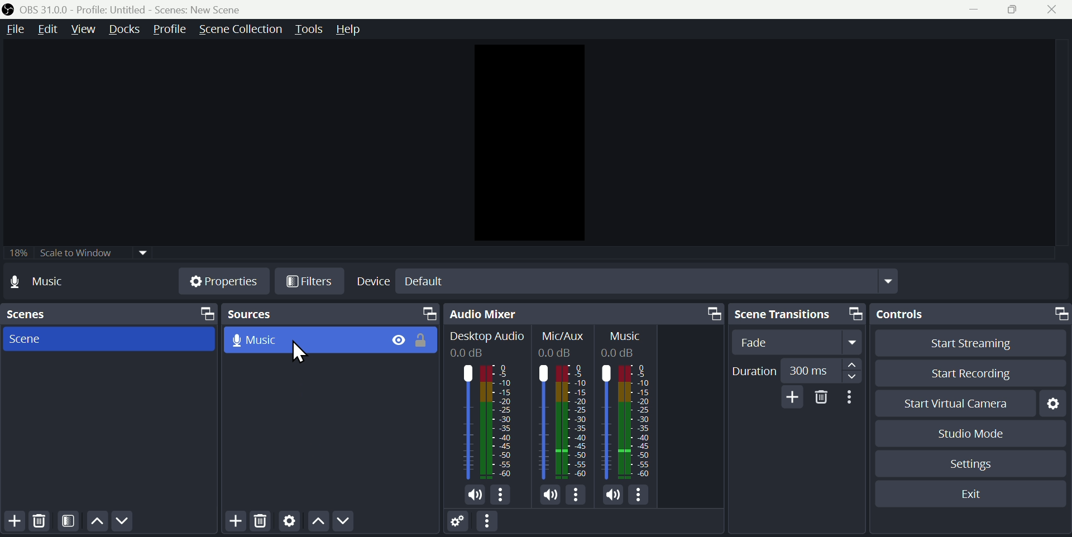 The image size is (1072, 537). Describe the element at coordinates (1014, 9) in the screenshot. I see `maximise` at that location.